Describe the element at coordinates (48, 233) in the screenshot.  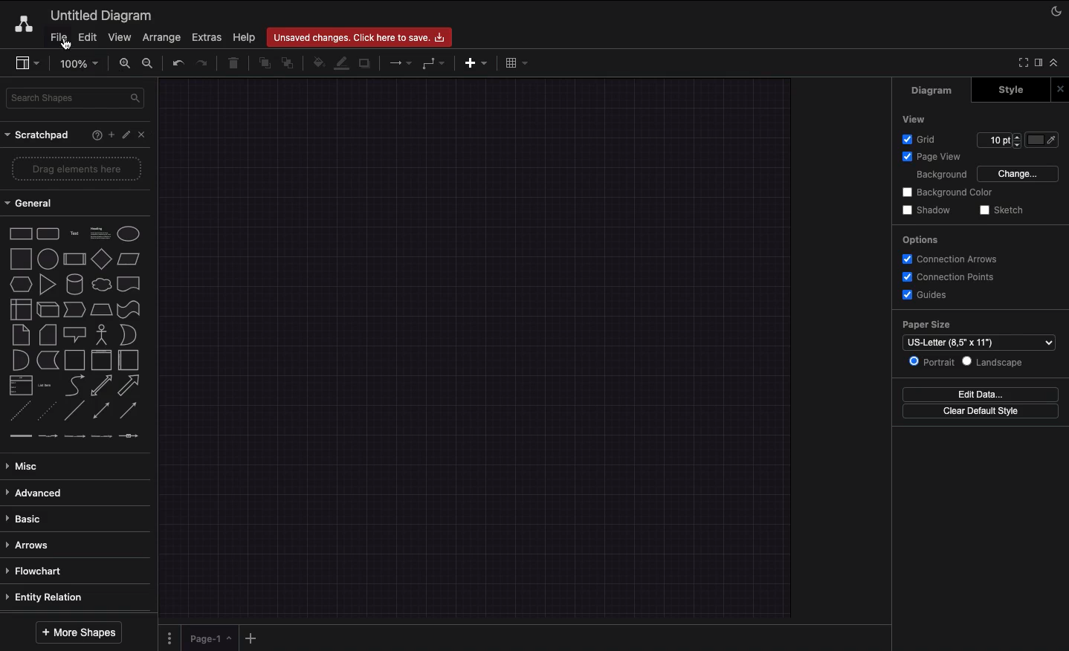
I see `Rounded rectangle` at that location.